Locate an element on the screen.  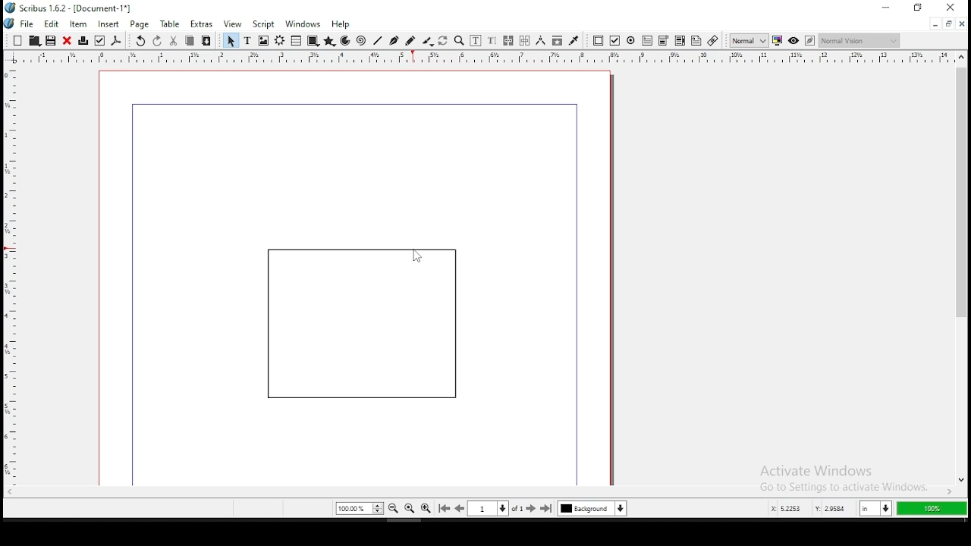
select current layer is located at coordinates (592, 508).